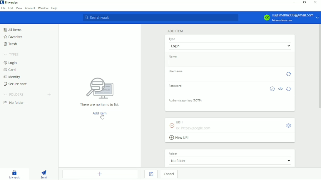 Image resolution: width=321 pixels, height=180 pixels. What do you see at coordinates (230, 107) in the screenshot?
I see `add authenticator key` at bounding box center [230, 107].